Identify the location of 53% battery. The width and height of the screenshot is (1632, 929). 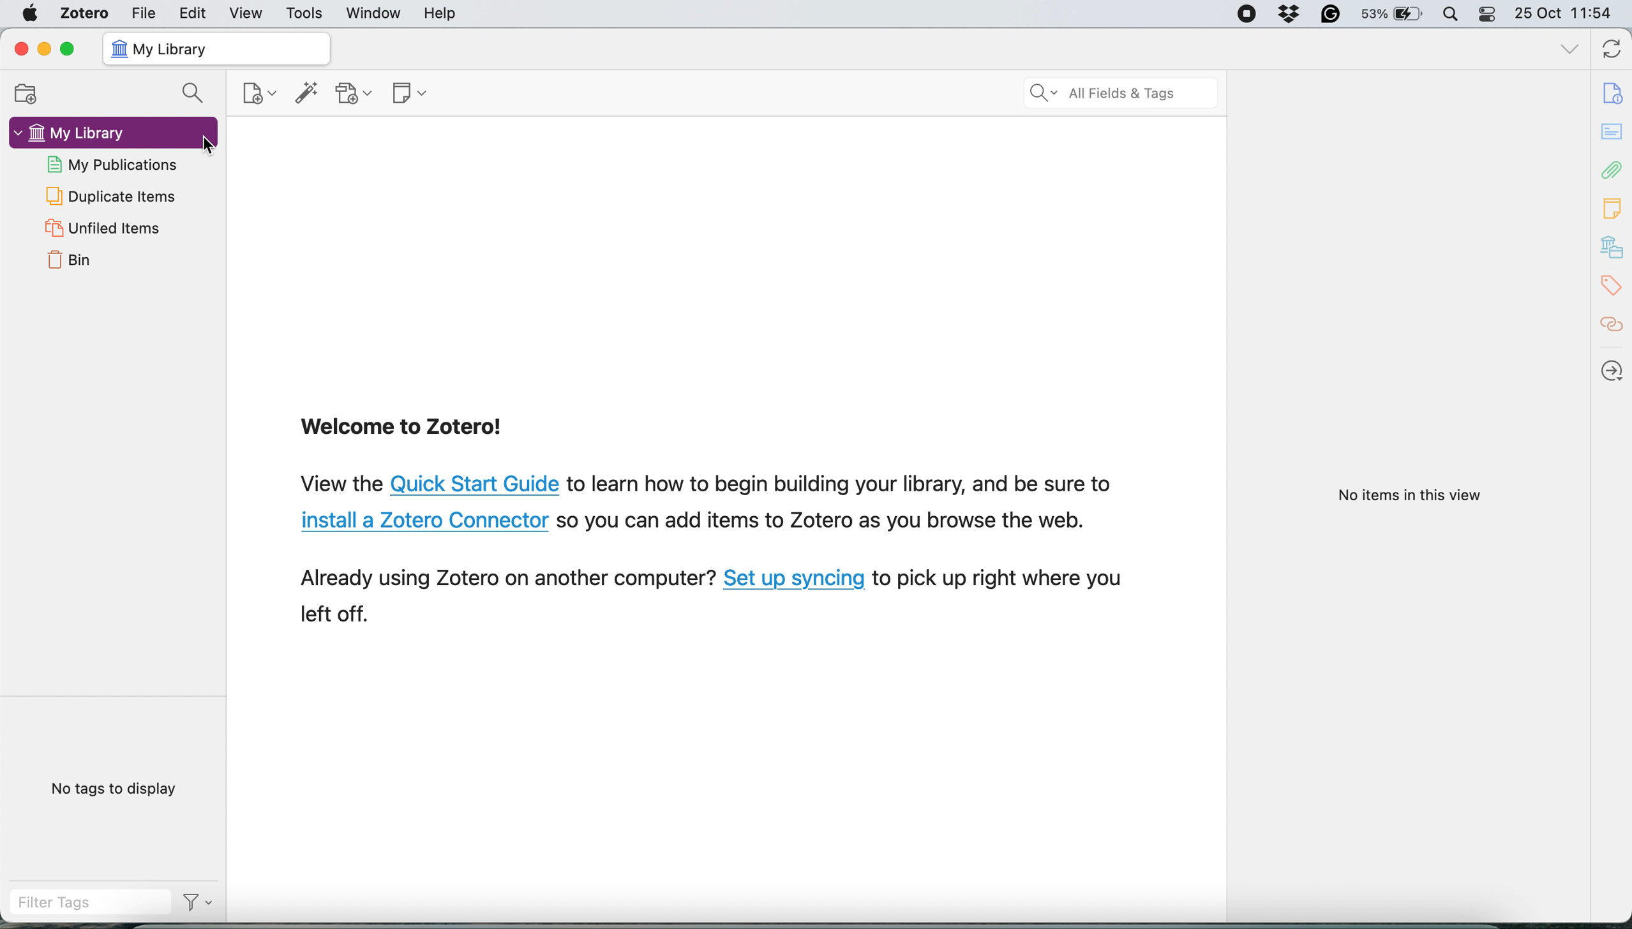
(1396, 14).